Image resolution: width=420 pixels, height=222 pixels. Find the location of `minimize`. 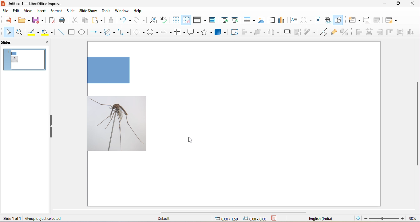

minimize is located at coordinates (385, 4).